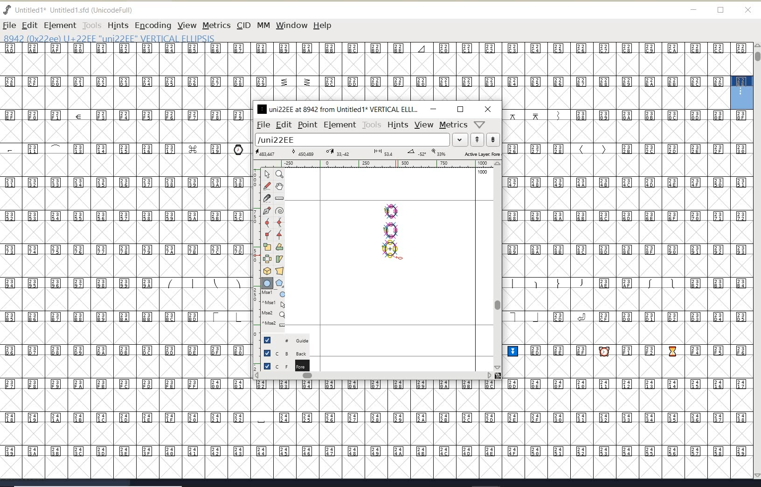 This screenshot has height=487, width=761. Describe the element at coordinates (324, 26) in the screenshot. I see `help` at that location.